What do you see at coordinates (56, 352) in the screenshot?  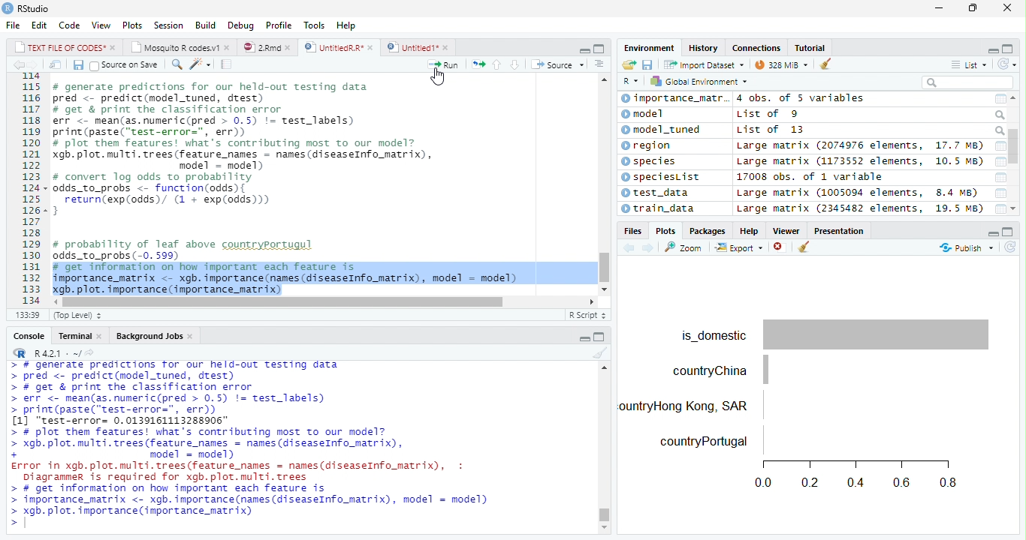 I see `R 4.2.1 .~/` at bounding box center [56, 352].